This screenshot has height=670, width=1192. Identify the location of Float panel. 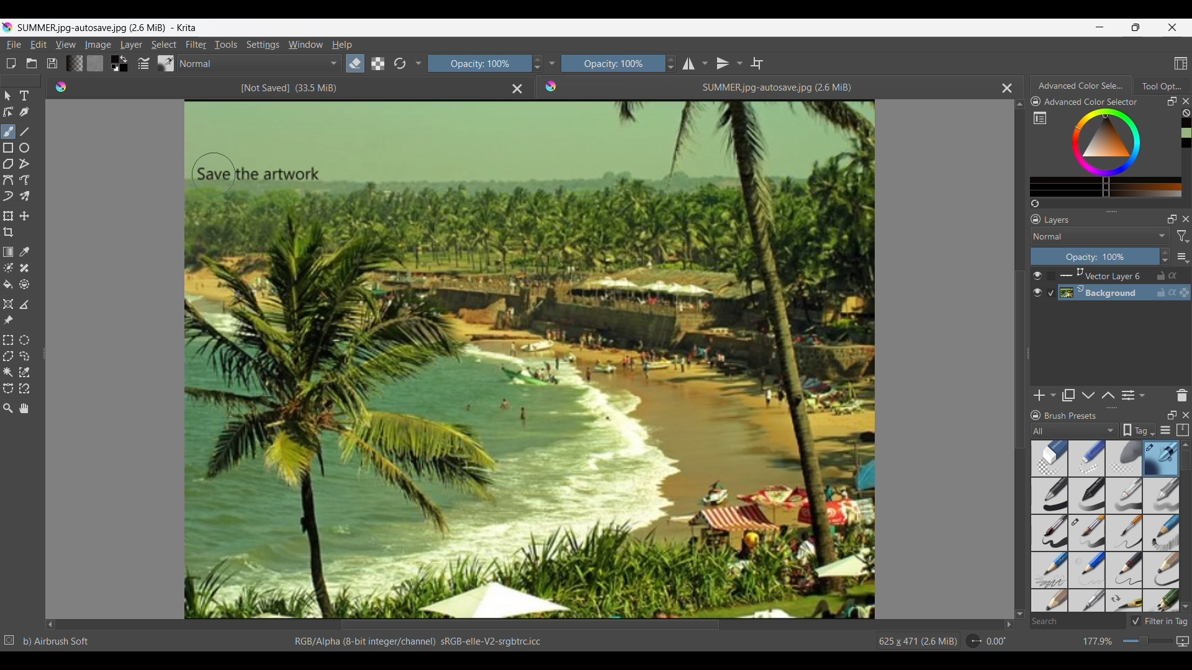
(1172, 101).